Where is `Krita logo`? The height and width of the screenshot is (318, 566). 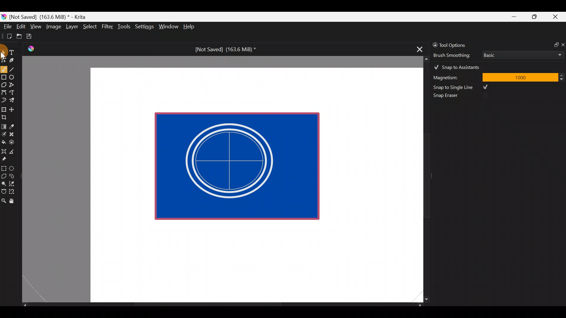 Krita logo is located at coordinates (4, 16).